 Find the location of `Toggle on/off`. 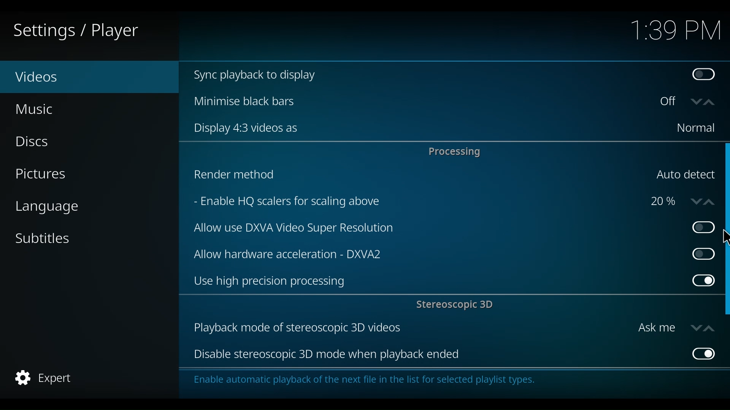

Toggle on/off is located at coordinates (699, 227).